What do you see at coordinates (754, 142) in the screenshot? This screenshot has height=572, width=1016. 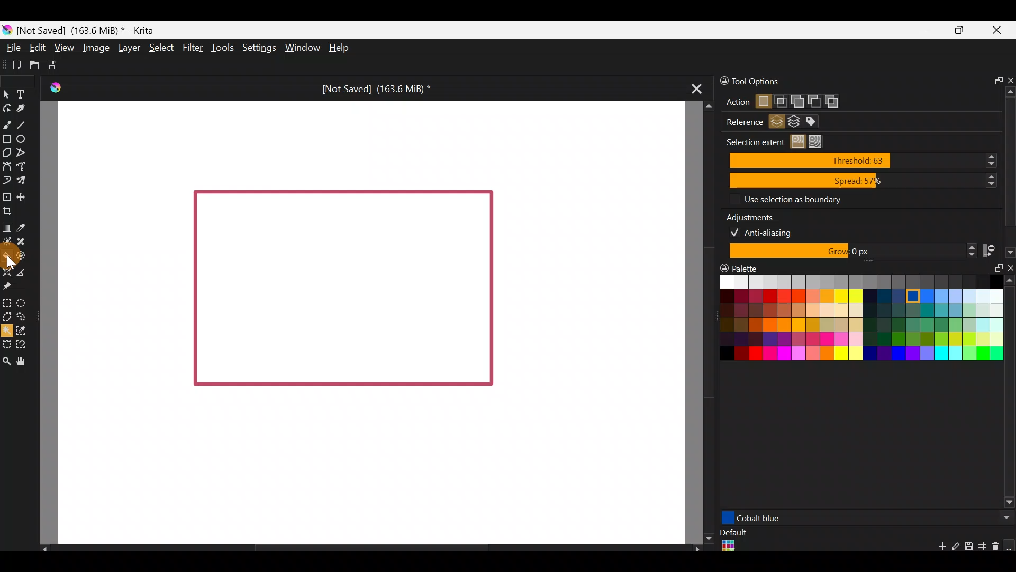 I see `Selection extent` at bounding box center [754, 142].